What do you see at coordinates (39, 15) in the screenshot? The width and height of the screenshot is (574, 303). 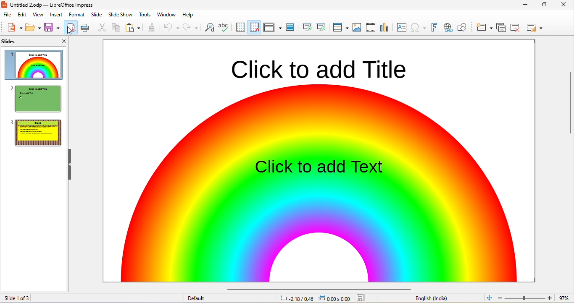 I see `view` at bounding box center [39, 15].